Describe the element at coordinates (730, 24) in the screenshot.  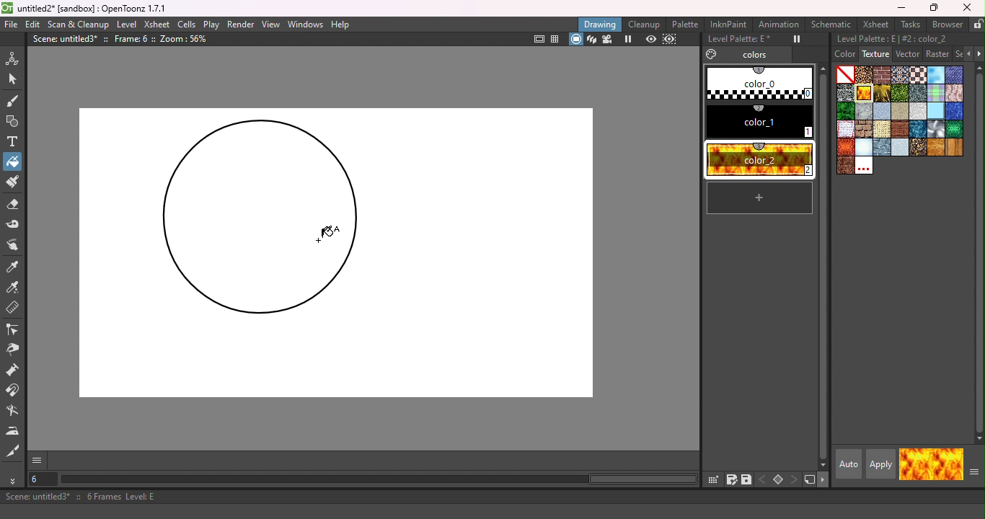
I see `InknPaint` at that location.